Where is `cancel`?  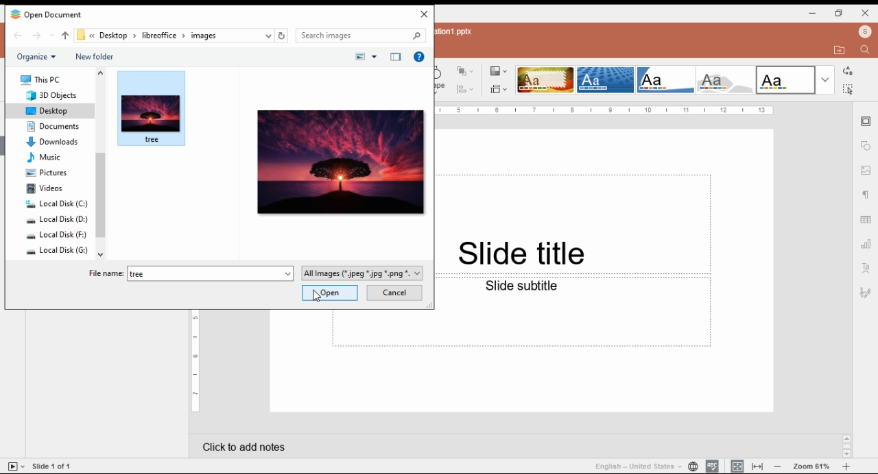 cancel is located at coordinates (394, 292).